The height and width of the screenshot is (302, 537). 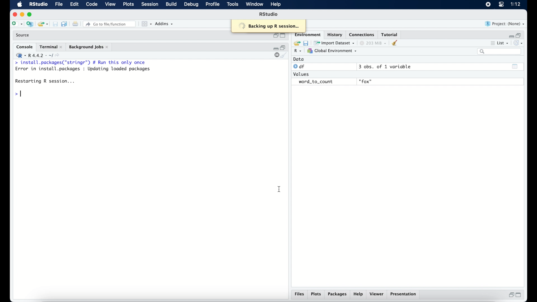 I want to click on screen recorder, so click(x=488, y=5).